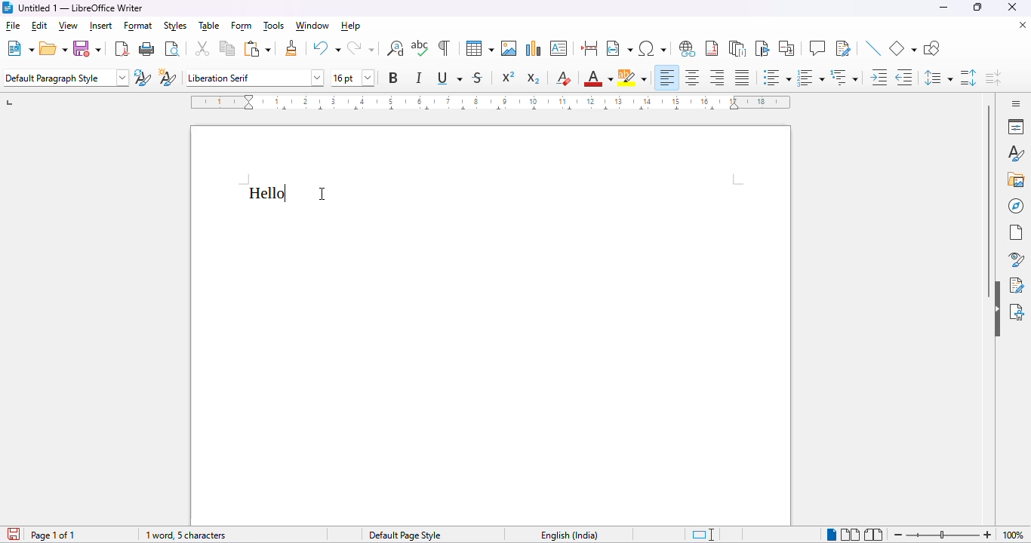  Describe the element at coordinates (7, 8) in the screenshot. I see `logo` at that location.